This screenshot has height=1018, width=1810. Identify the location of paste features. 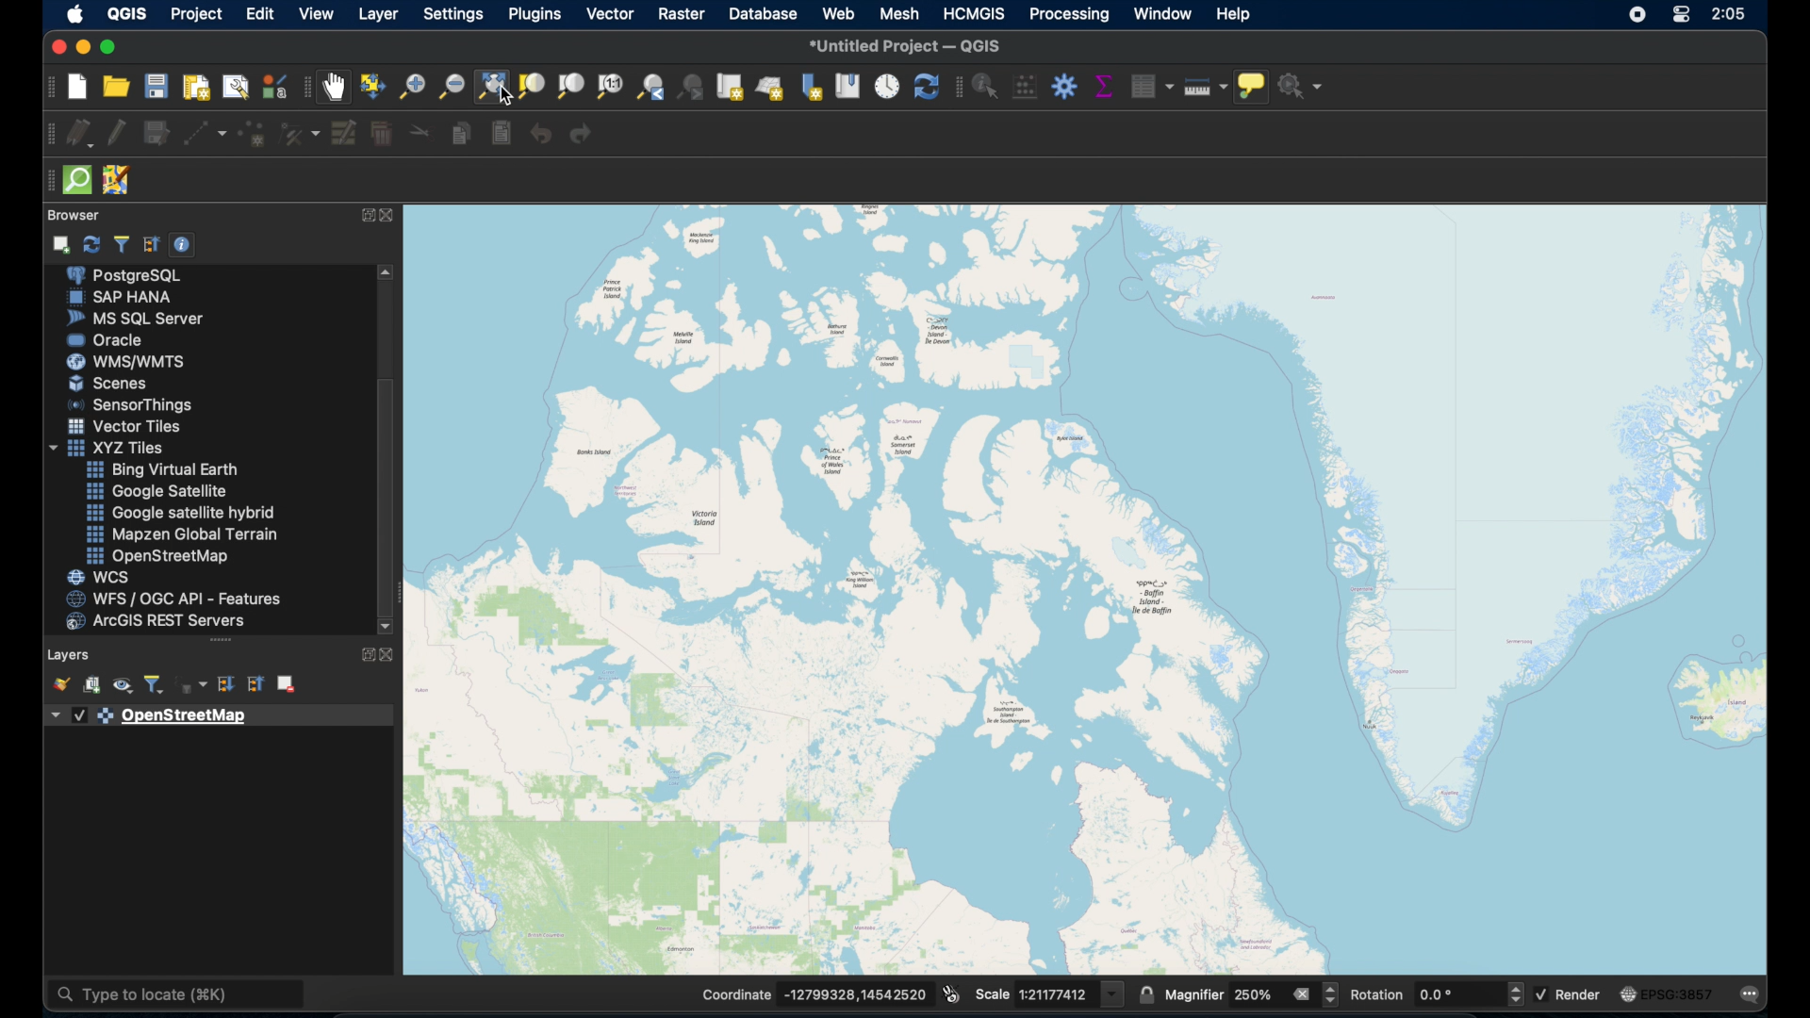
(500, 134).